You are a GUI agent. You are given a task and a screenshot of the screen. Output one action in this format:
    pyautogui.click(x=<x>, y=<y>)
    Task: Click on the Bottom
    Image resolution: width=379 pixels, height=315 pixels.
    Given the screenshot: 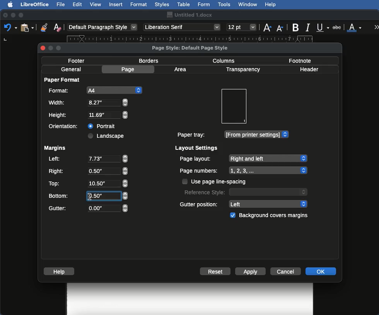 What is the action you would take?
    pyautogui.click(x=88, y=195)
    